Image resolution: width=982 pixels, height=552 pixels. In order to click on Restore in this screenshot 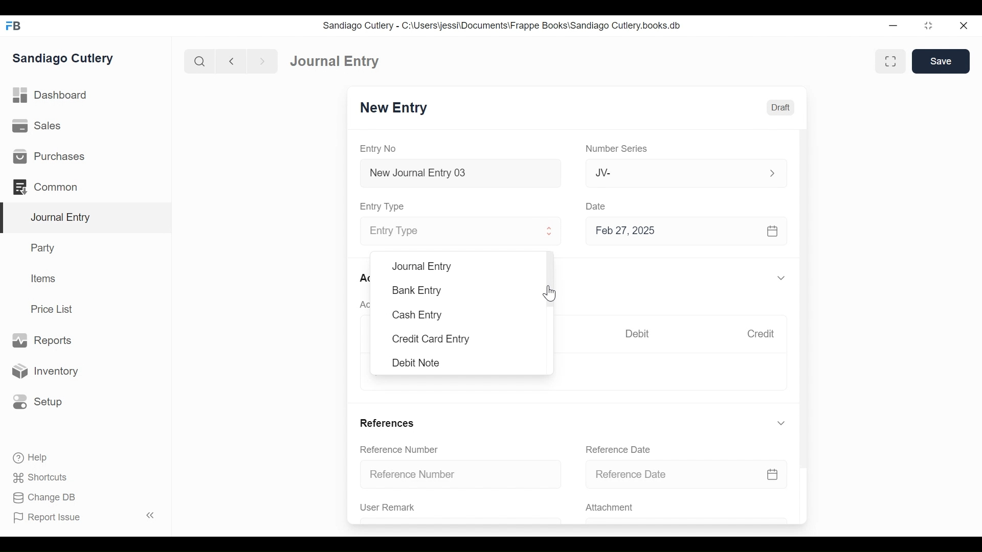, I will do `click(928, 25)`.